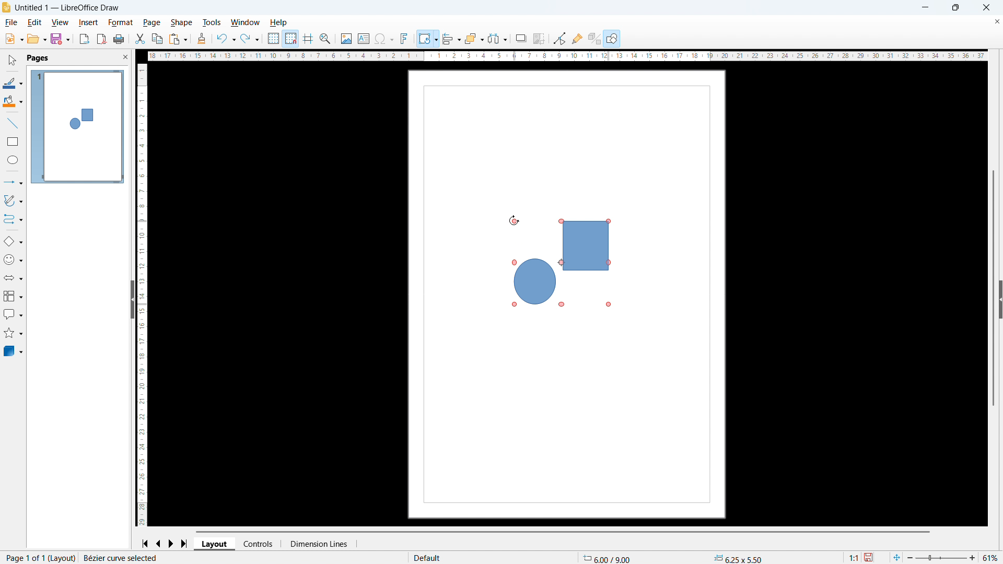 The image size is (1003, 564). What do you see at coordinates (129, 299) in the screenshot?
I see `Sidebar` at bounding box center [129, 299].